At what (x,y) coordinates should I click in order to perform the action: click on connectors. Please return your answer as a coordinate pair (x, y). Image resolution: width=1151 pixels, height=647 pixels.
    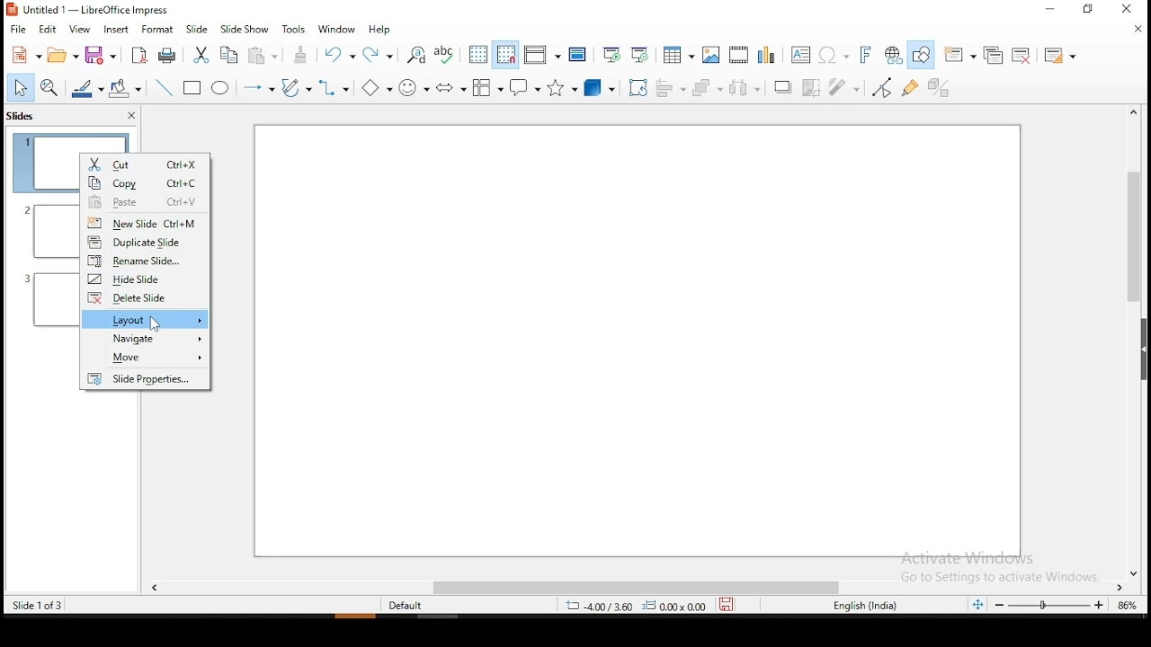
    Looking at the image, I should click on (333, 89).